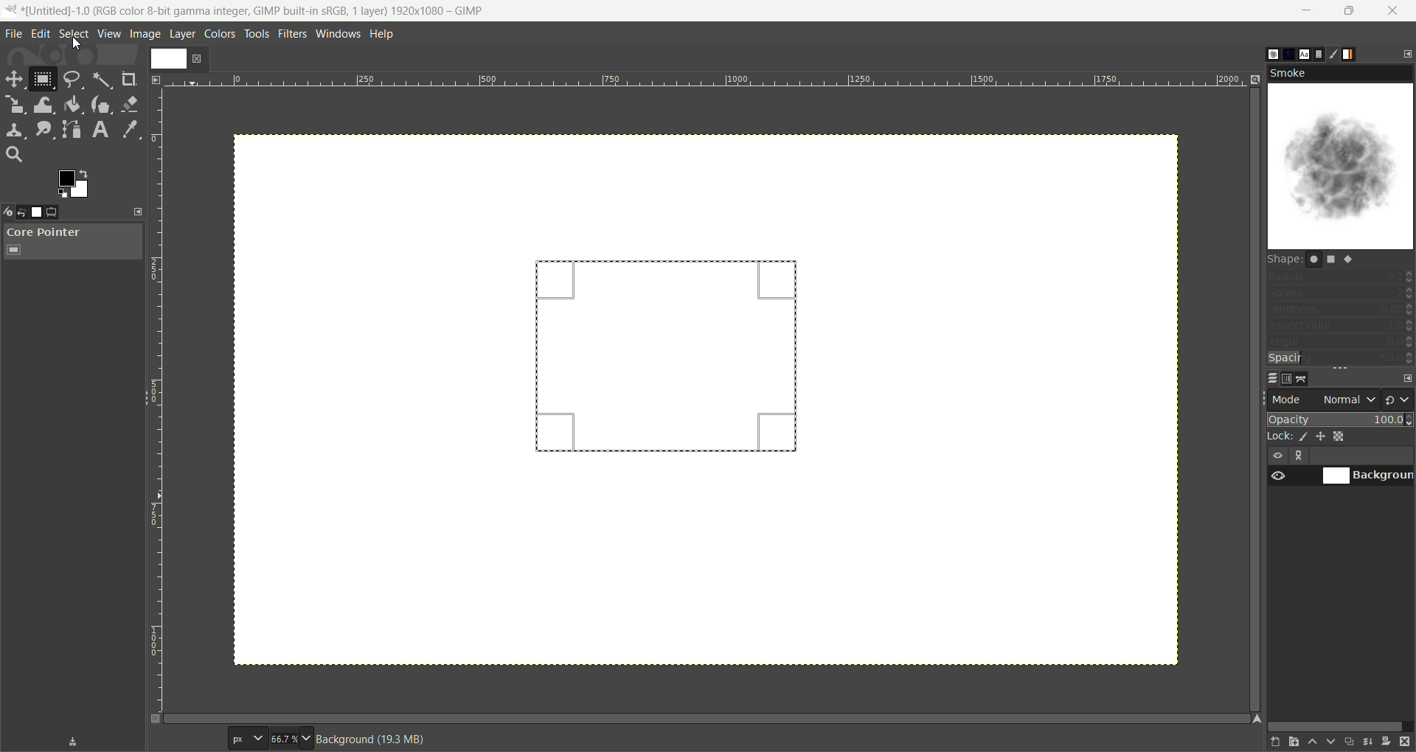  What do you see at coordinates (76, 740) in the screenshot?
I see `save device status` at bounding box center [76, 740].